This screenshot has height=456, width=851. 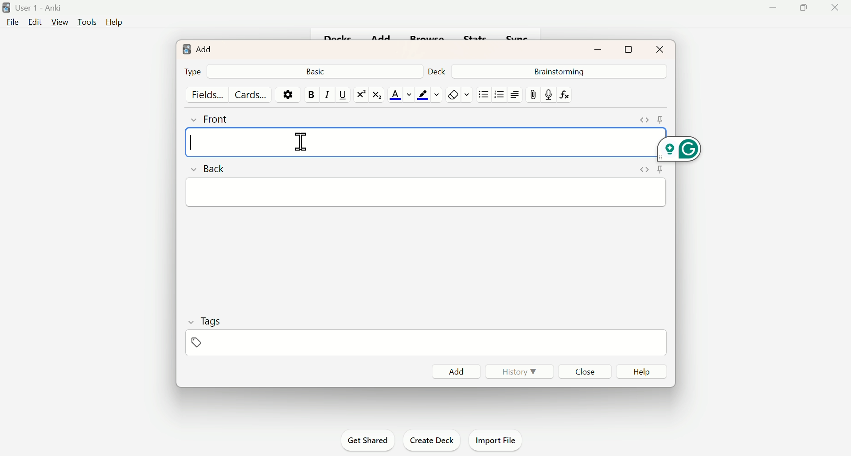 What do you see at coordinates (648, 170) in the screenshot?
I see `Pins` at bounding box center [648, 170].